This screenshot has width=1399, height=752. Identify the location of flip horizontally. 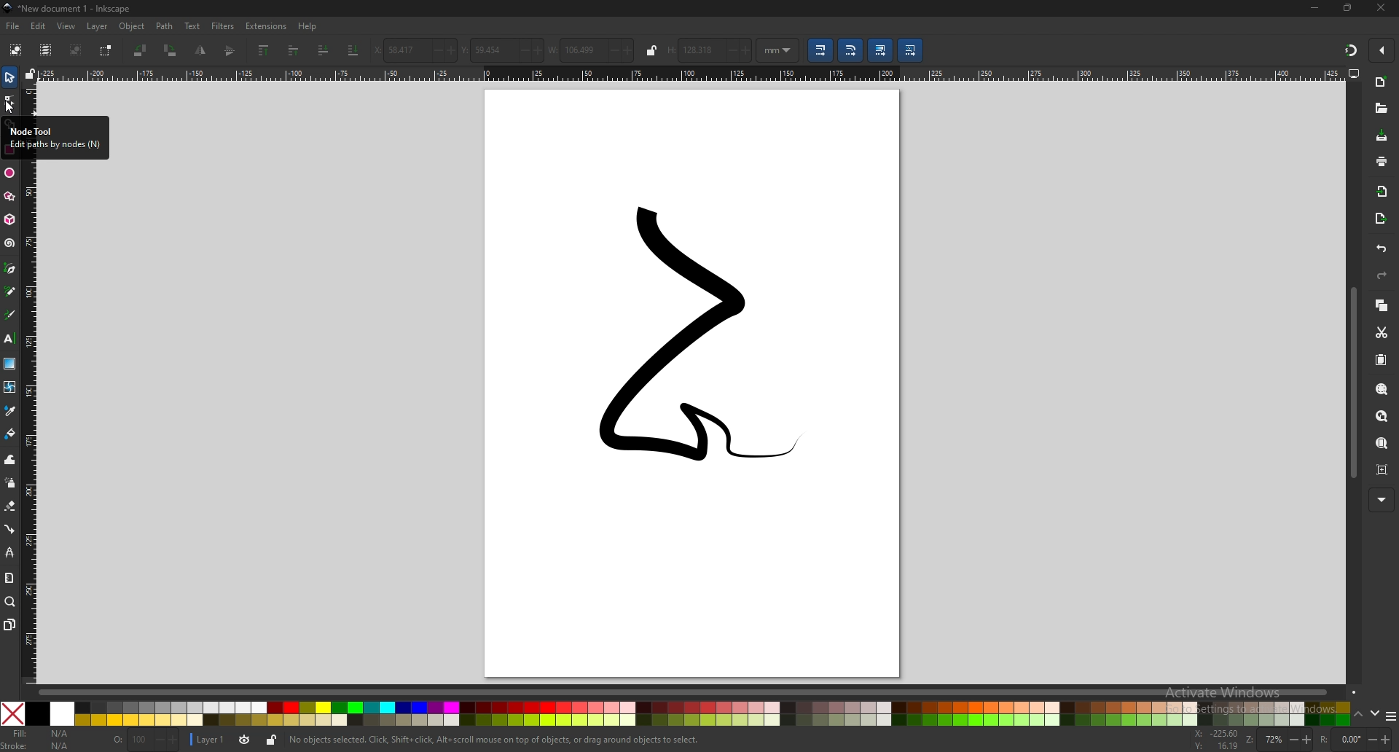
(231, 50).